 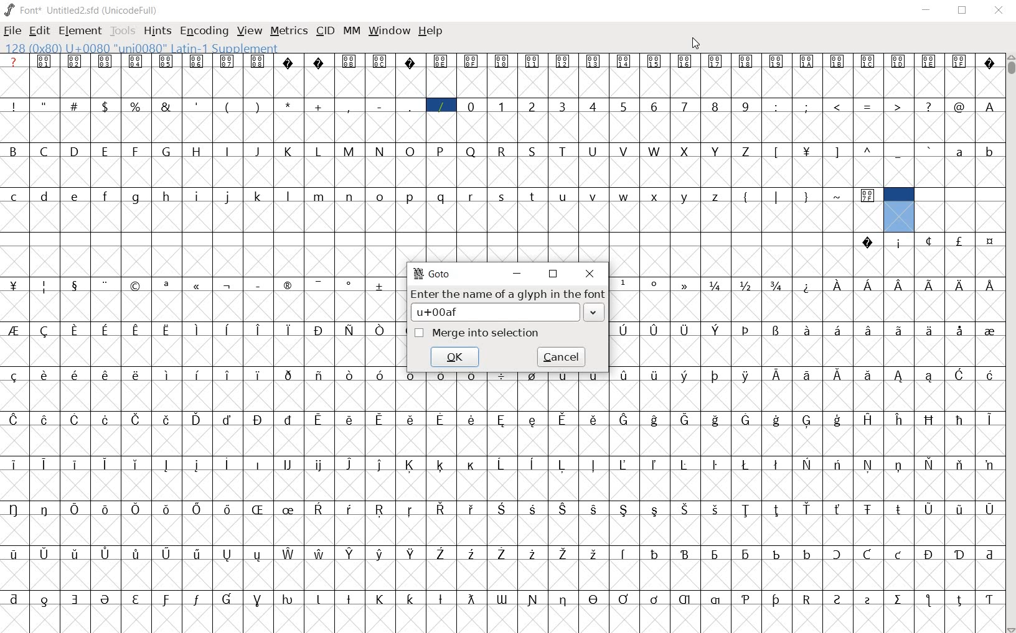 What do you see at coordinates (350, 374) in the screenshot?
I see `Symbol` at bounding box center [350, 374].